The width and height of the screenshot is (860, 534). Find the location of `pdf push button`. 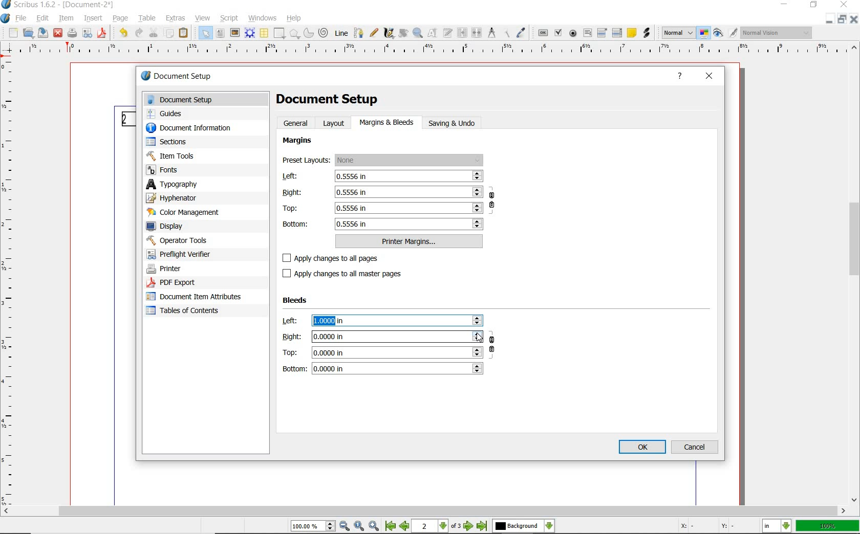

pdf push button is located at coordinates (544, 33).